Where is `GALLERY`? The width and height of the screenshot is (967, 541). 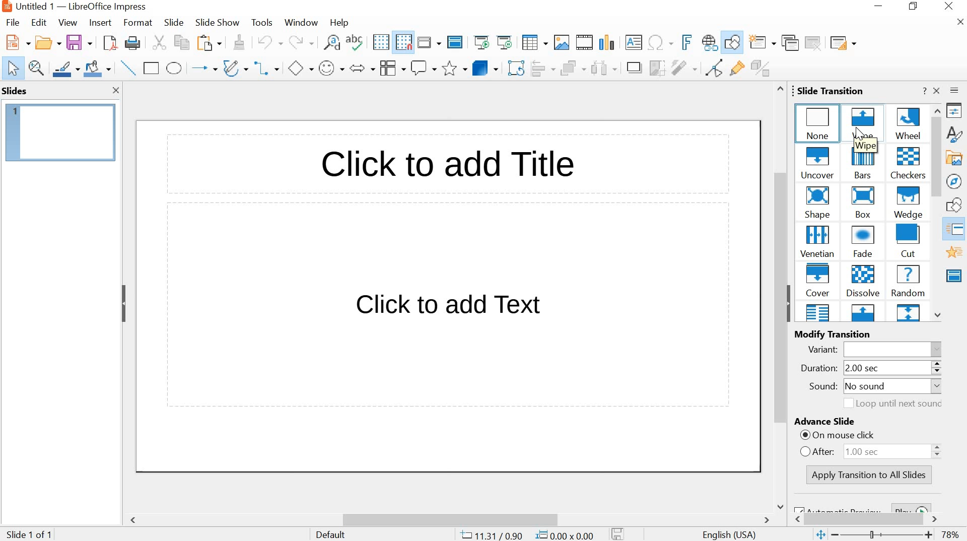
GALLERY is located at coordinates (954, 157).